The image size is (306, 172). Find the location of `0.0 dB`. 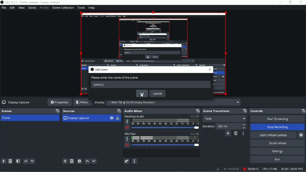

0.0 dB is located at coordinates (194, 116).